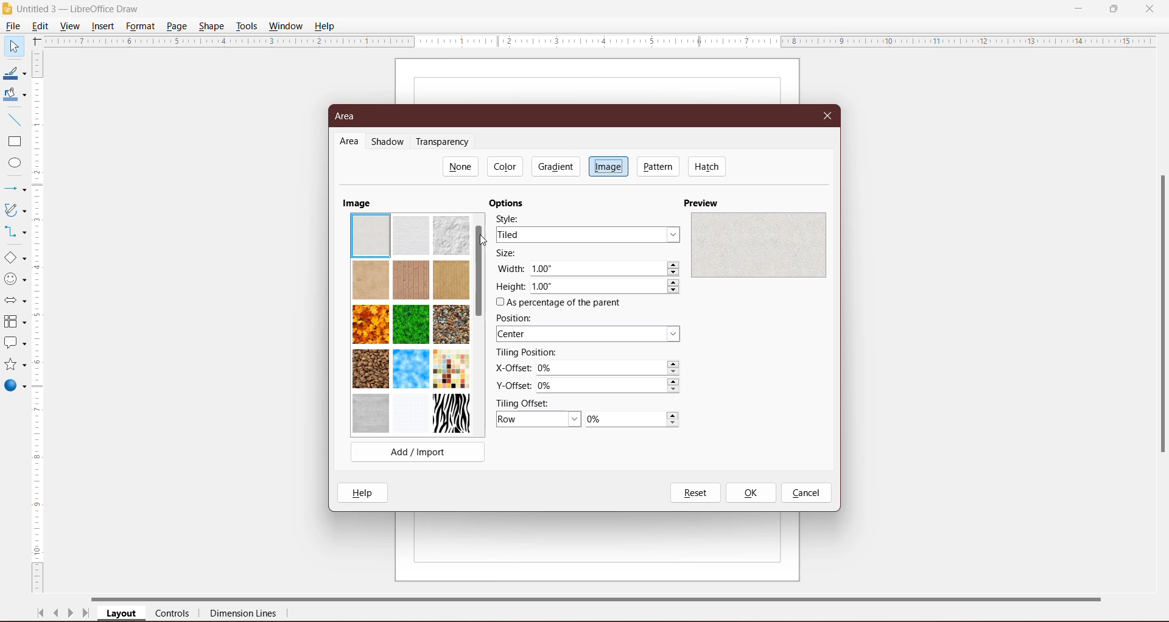 The width and height of the screenshot is (1169, 622). I want to click on Cancel, so click(806, 494).